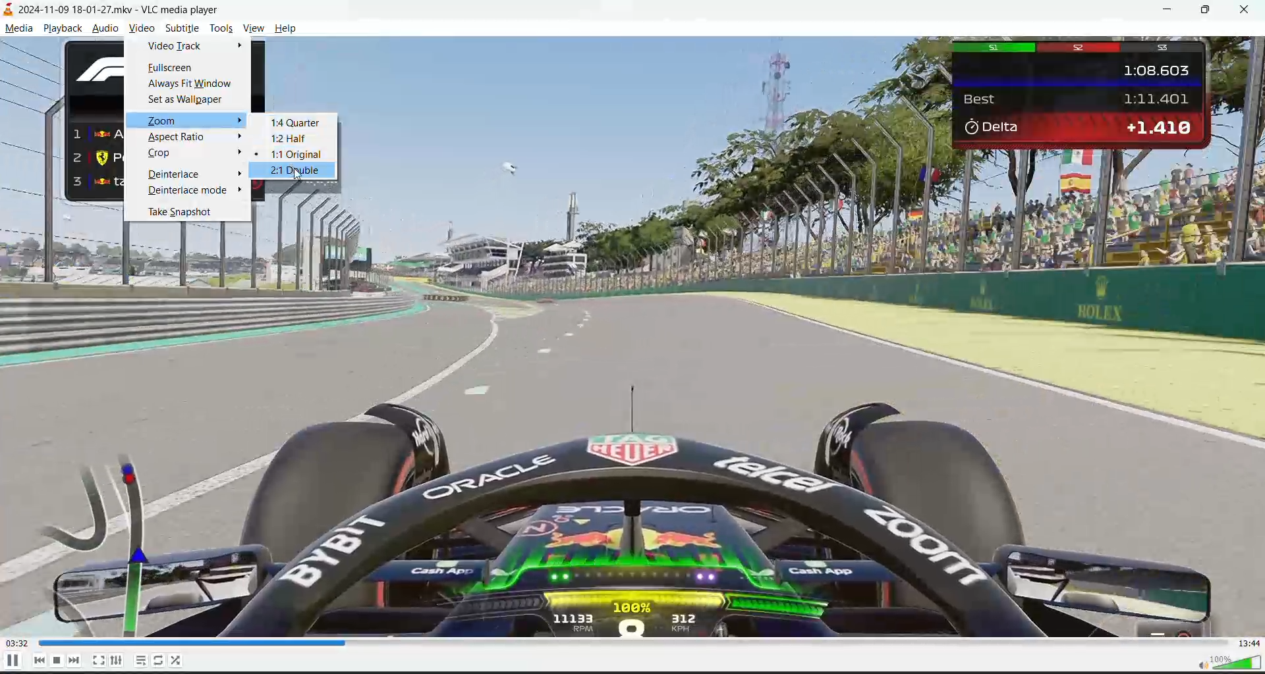 The height and width of the screenshot is (674, 1265). Describe the element at coordinates (1249, 643) in the screenshot. I see `total run time` at that location.